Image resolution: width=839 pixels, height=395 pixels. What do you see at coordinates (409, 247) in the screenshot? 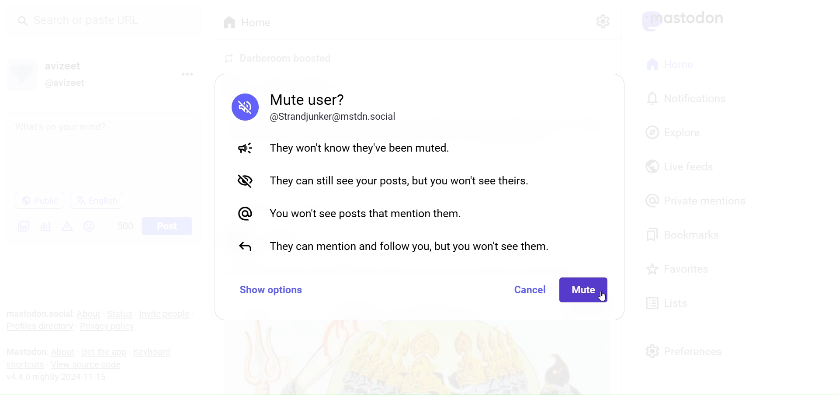
I see `They can mention and follow you but you wont see them` at bounding box center [409, 247].